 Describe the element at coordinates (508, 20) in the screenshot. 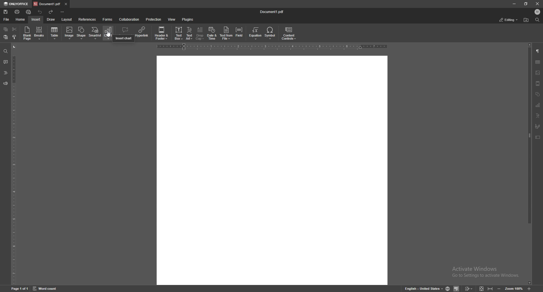

I see `status` at that location.